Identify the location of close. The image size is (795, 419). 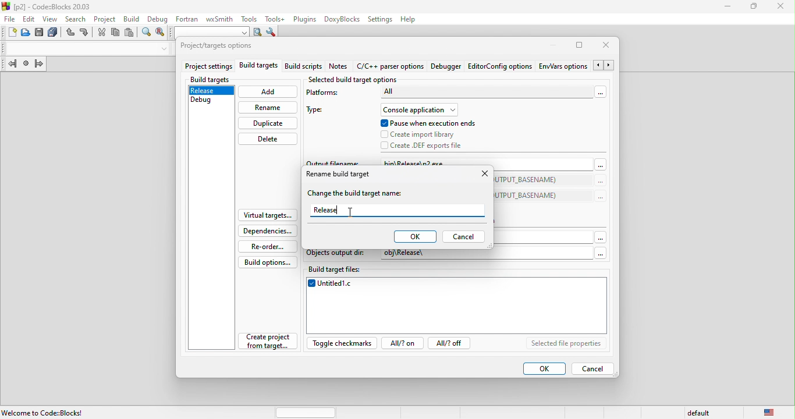
(779, 7).